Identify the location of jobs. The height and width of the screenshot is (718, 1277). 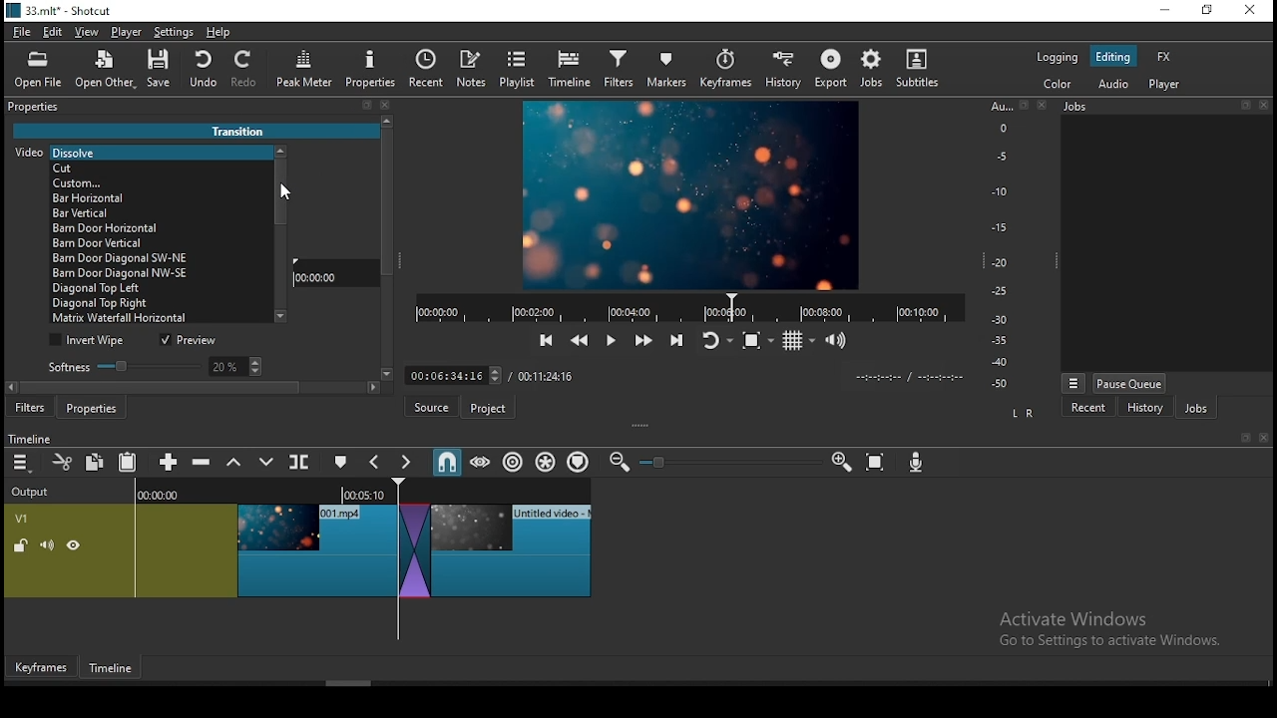
(872, 68).